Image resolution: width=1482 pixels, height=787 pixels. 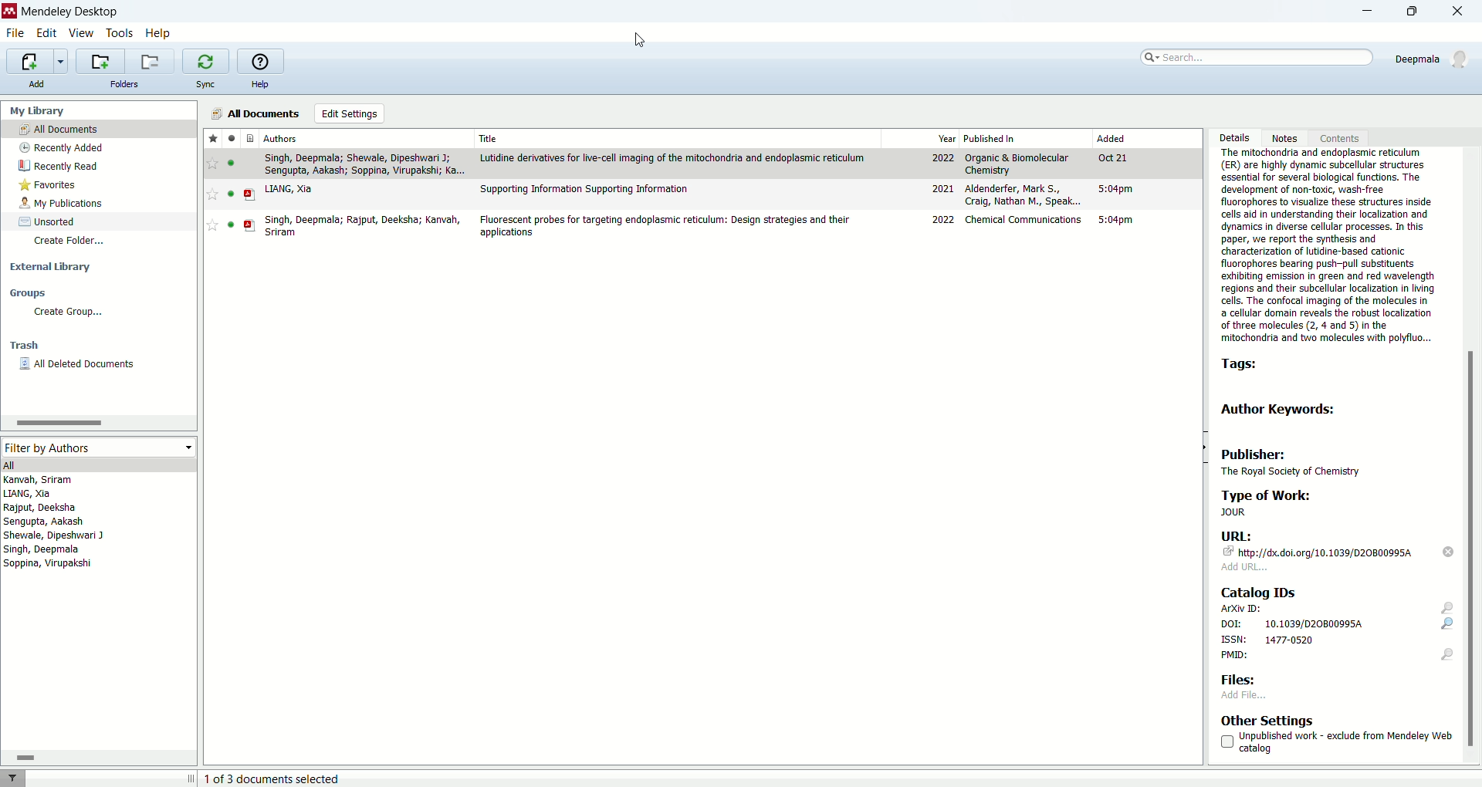 What do you see at coordinates (364, 164) in the screenshot?
I see `singh, deepmala; shewale, dipeshwari J; sengupta, aakash; soppina, virupakshi; ka` at bounding box center [364, 164].